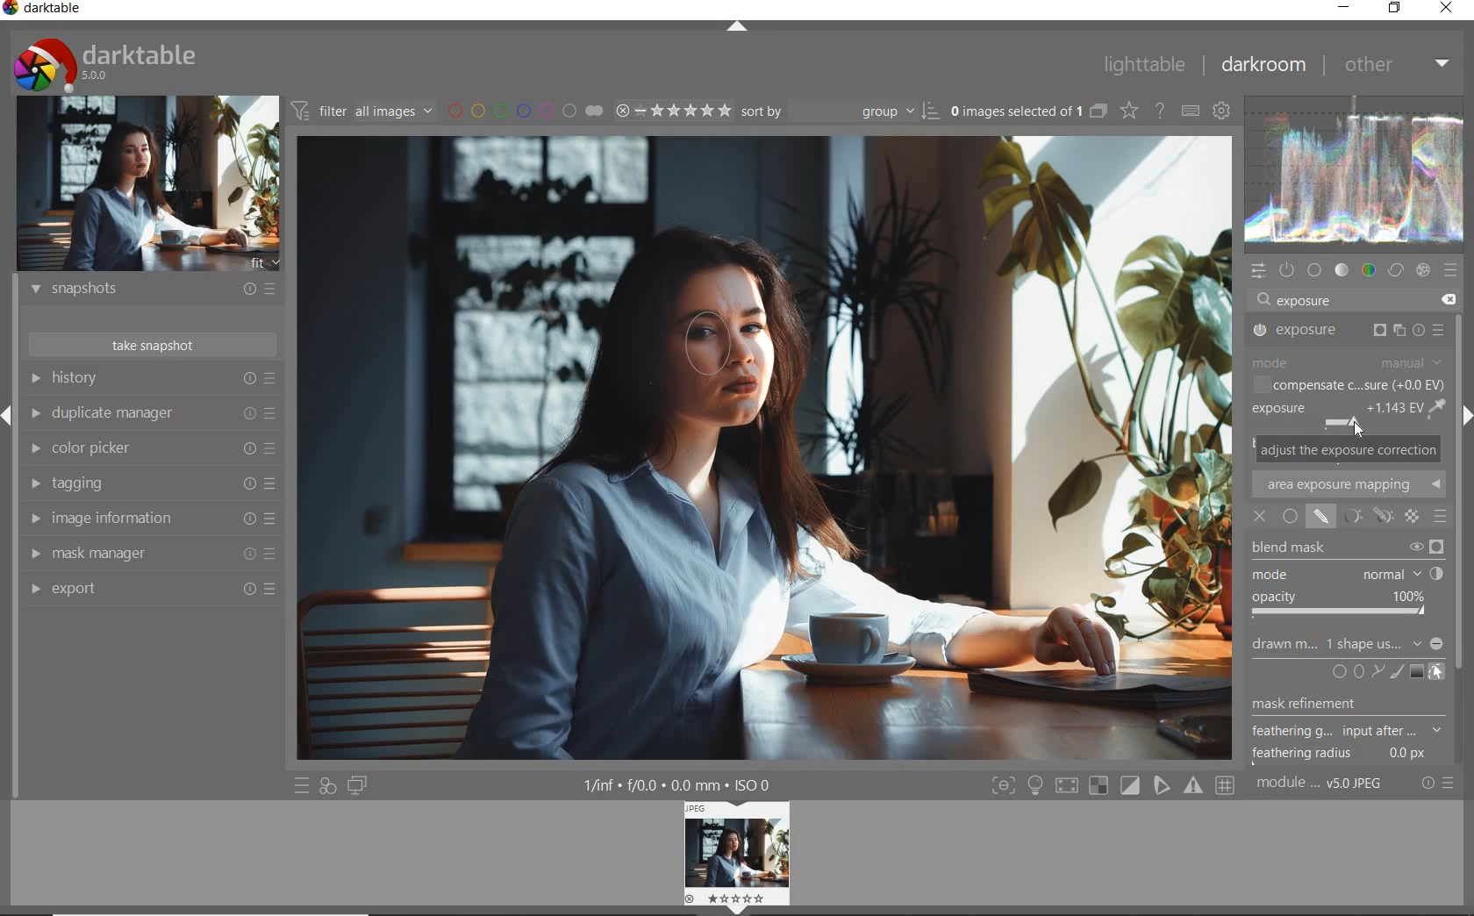 The width and height of the screenshot is (1474, 916). What do you see at coordinates (526, 111) in the screenshot?
I see `filter by image color` at bounding box center [526, 111].